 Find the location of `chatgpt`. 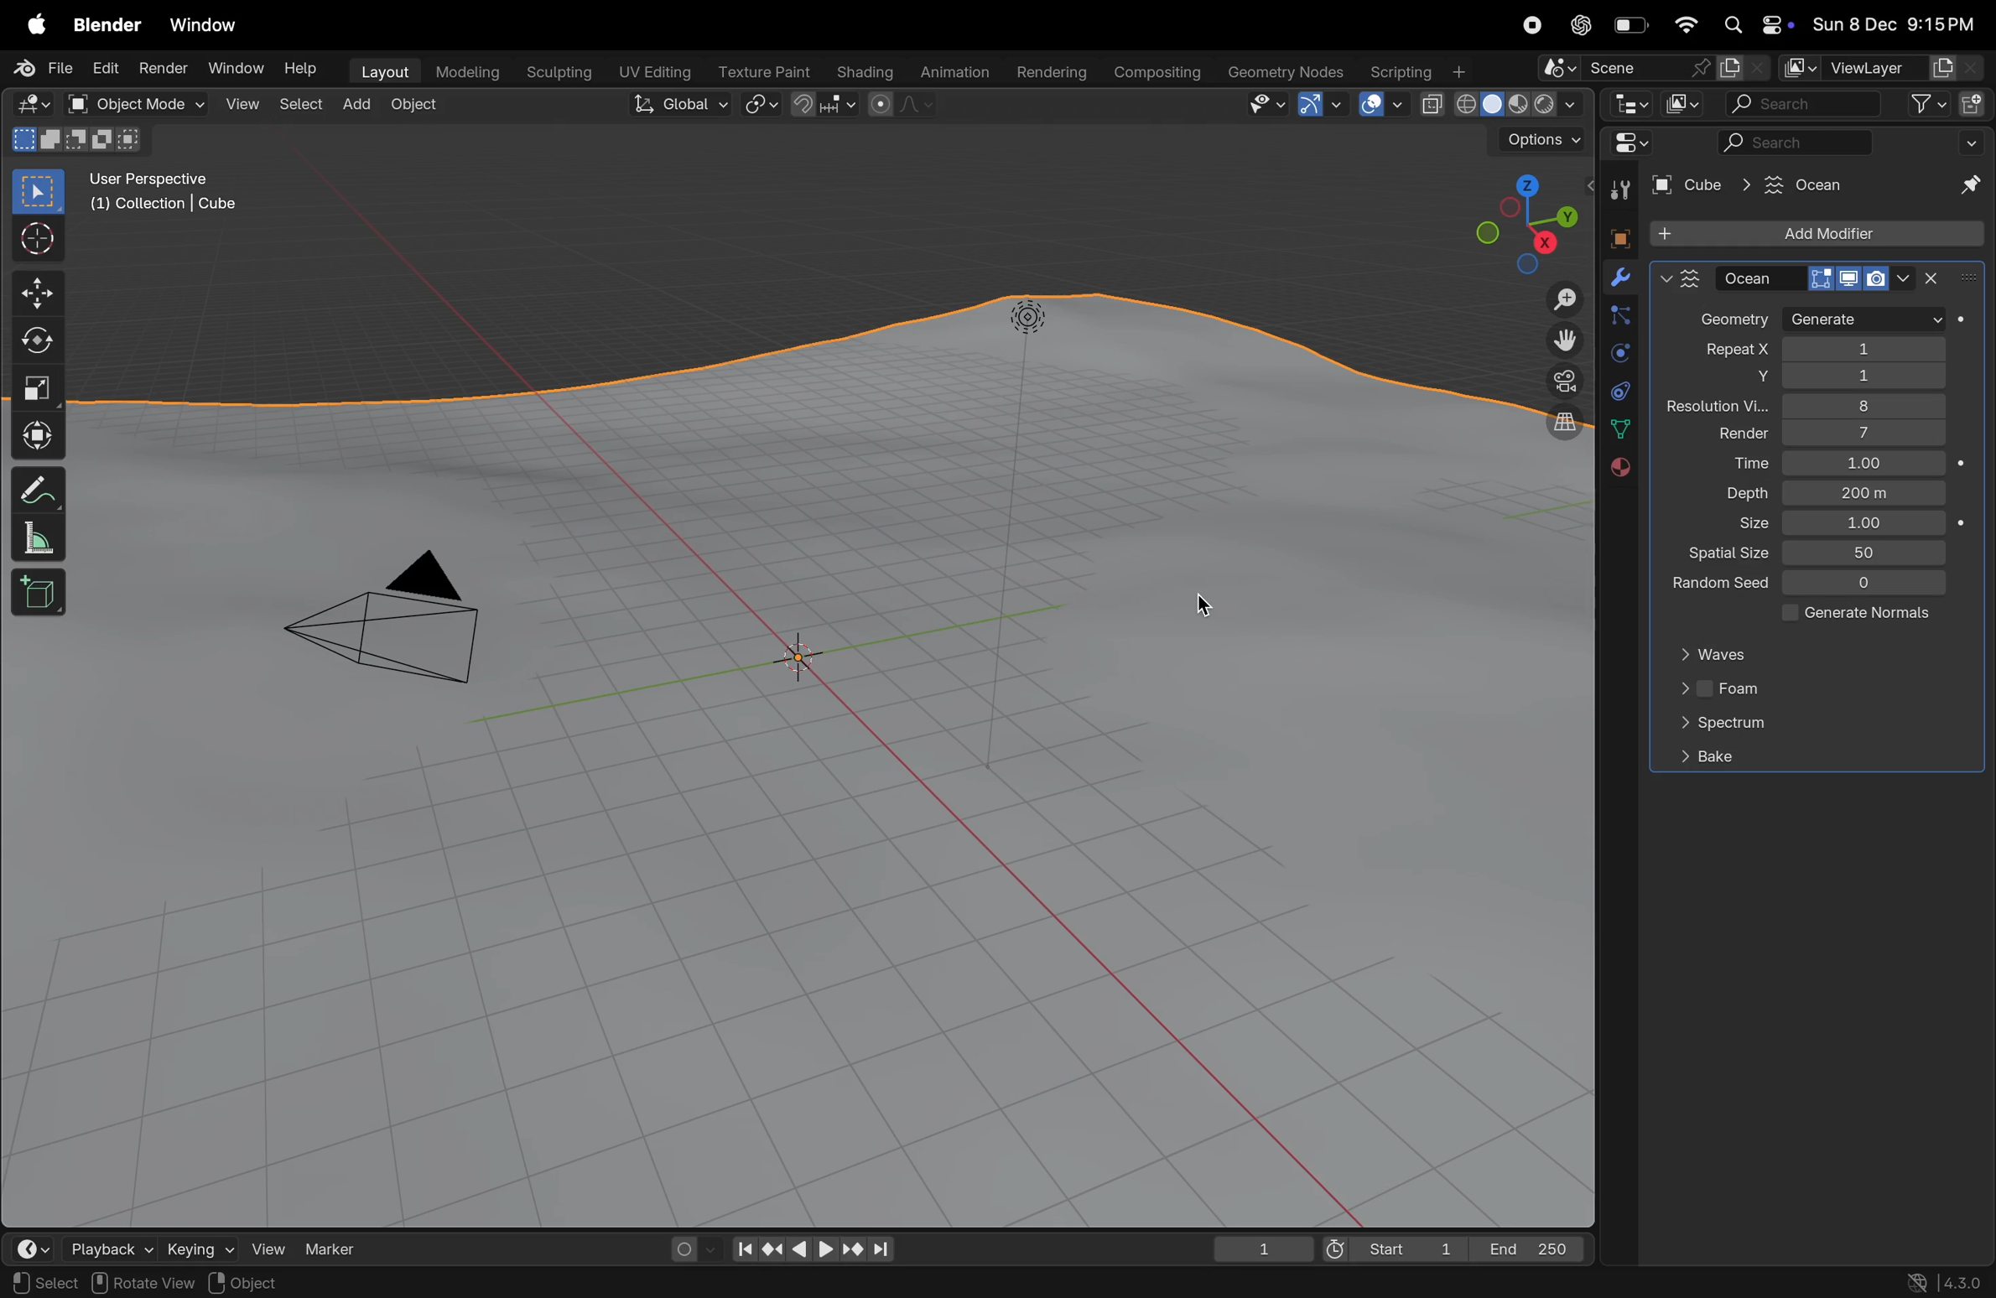

chatgpt is located at coordinates (1581, 25).